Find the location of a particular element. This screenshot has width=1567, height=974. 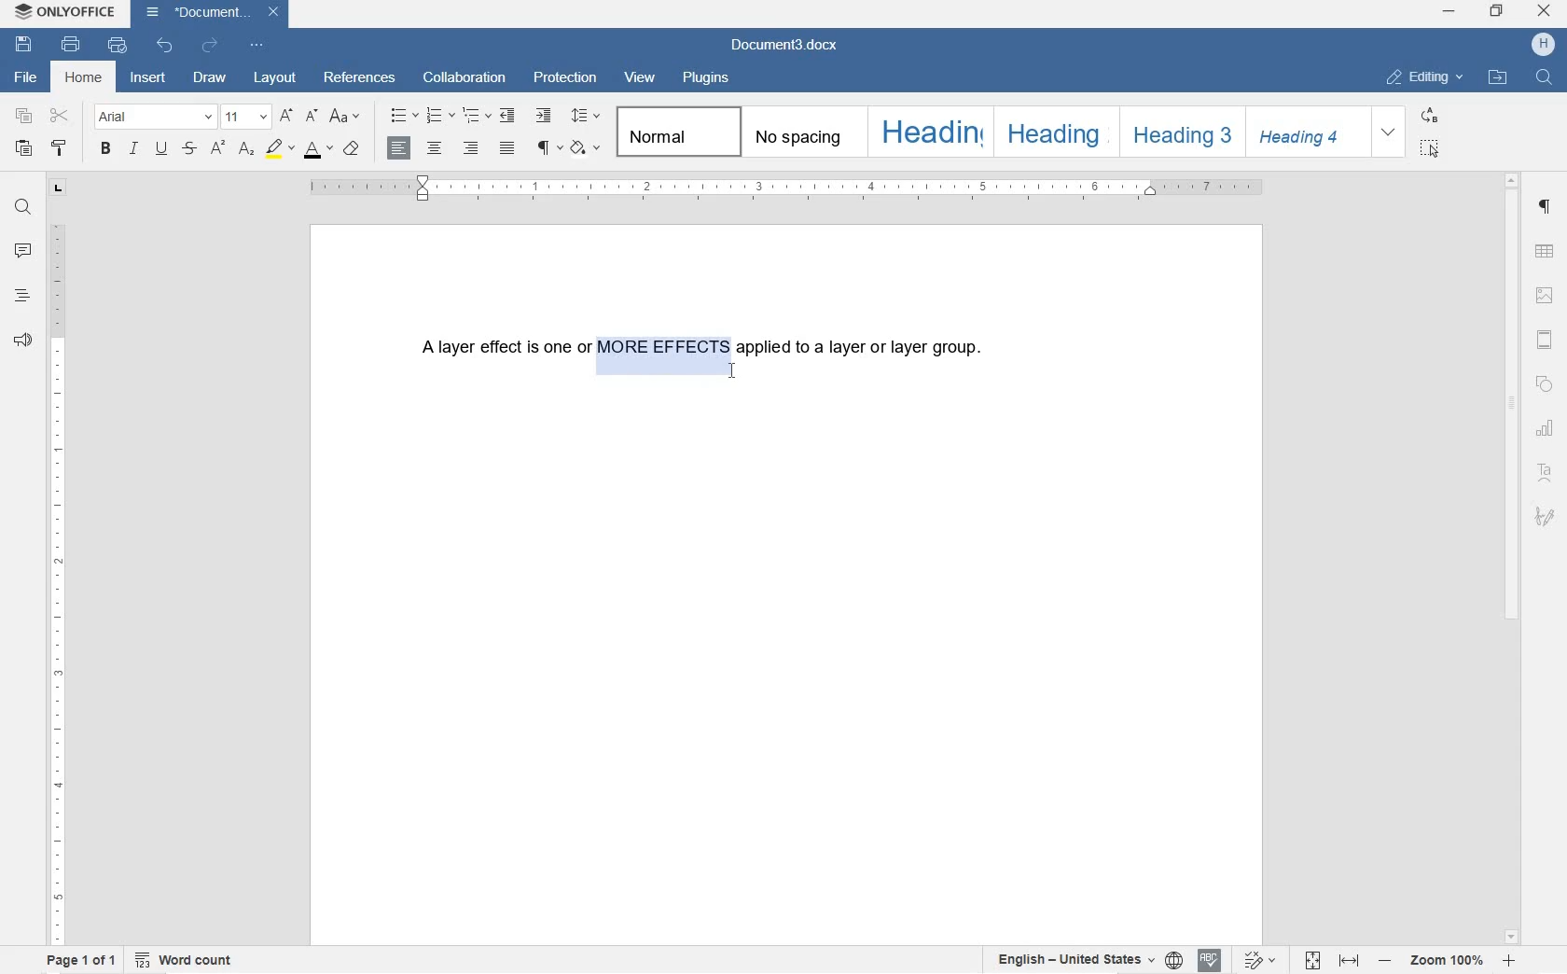

JUSTIFIED is located at coordinates (506, 149).